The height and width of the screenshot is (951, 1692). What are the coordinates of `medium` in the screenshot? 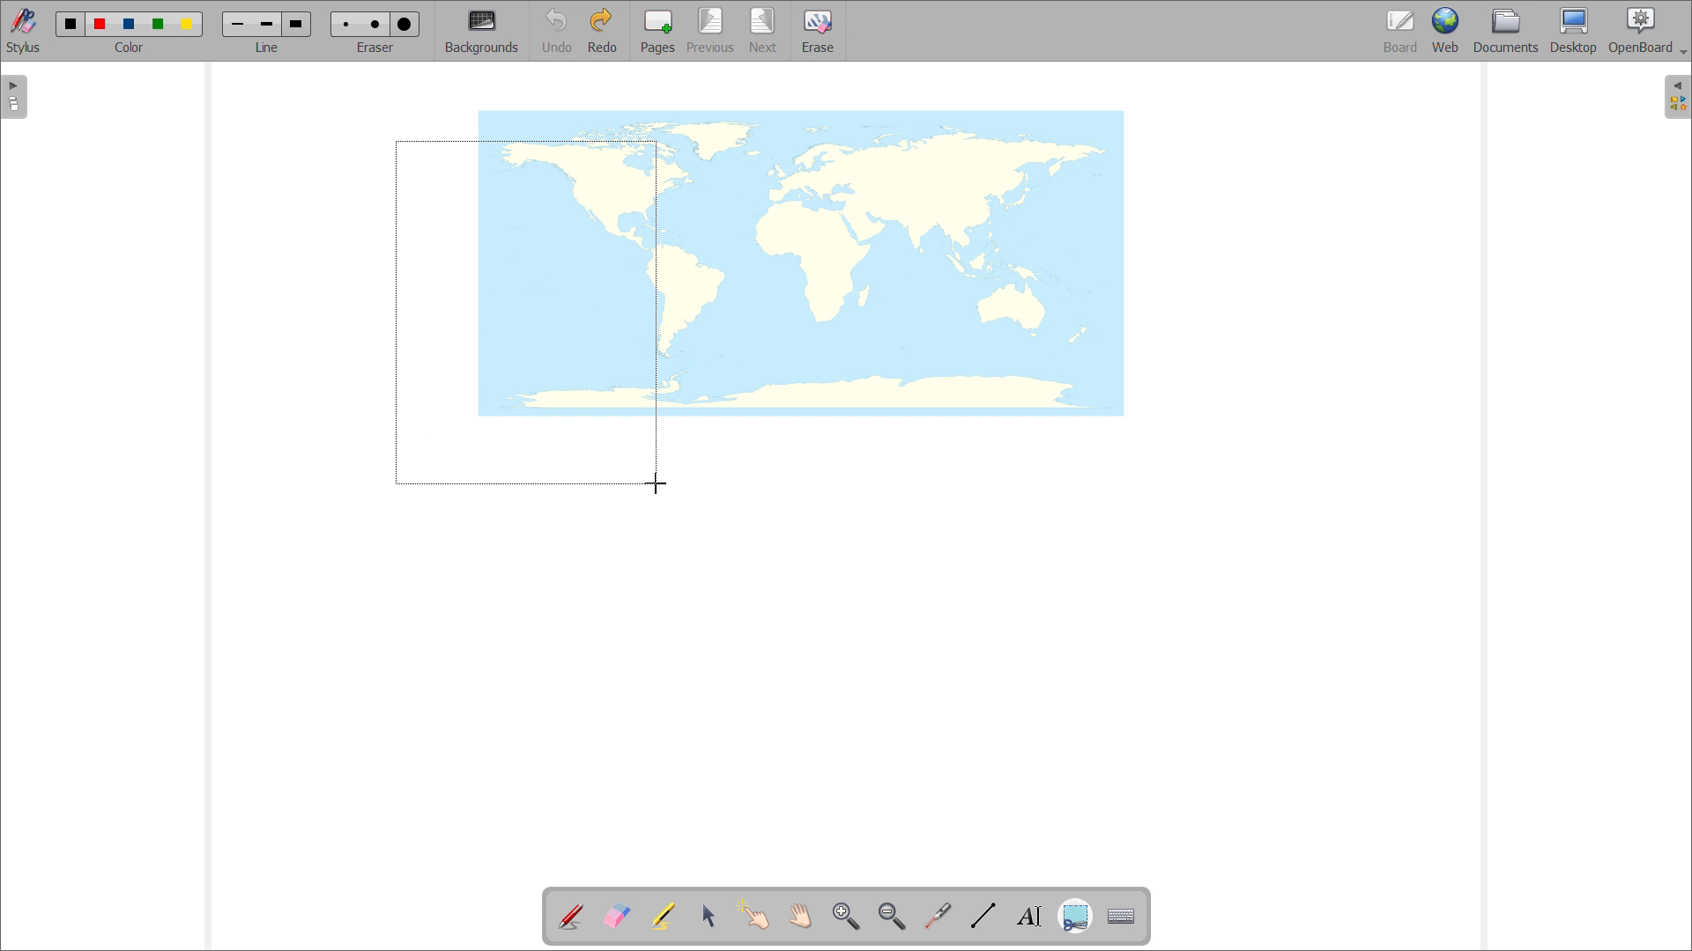 It's located at (266, 25).